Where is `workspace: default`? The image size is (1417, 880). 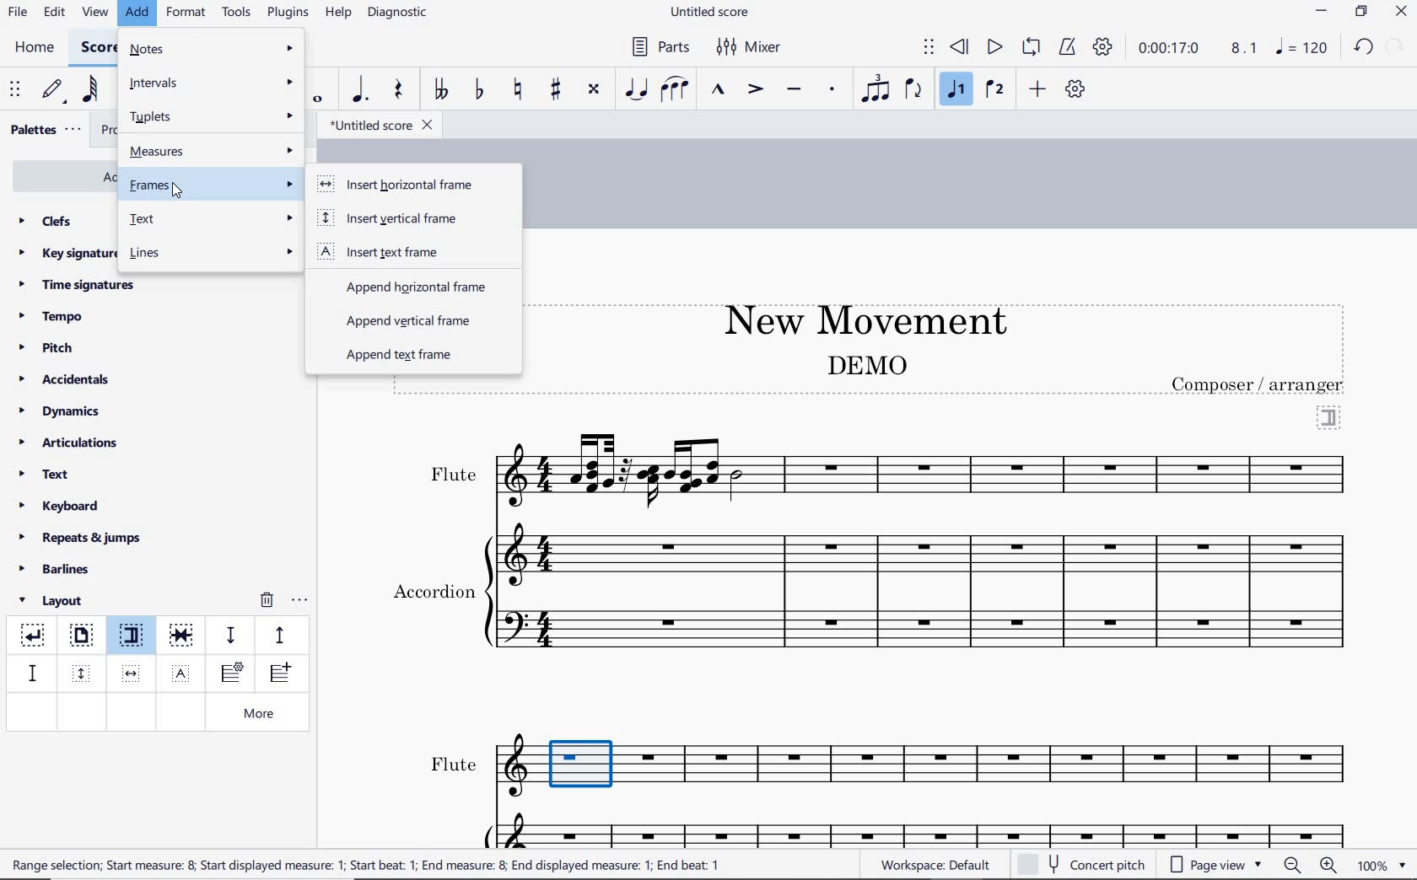 workspace: default is located at coordinates (933, 864).